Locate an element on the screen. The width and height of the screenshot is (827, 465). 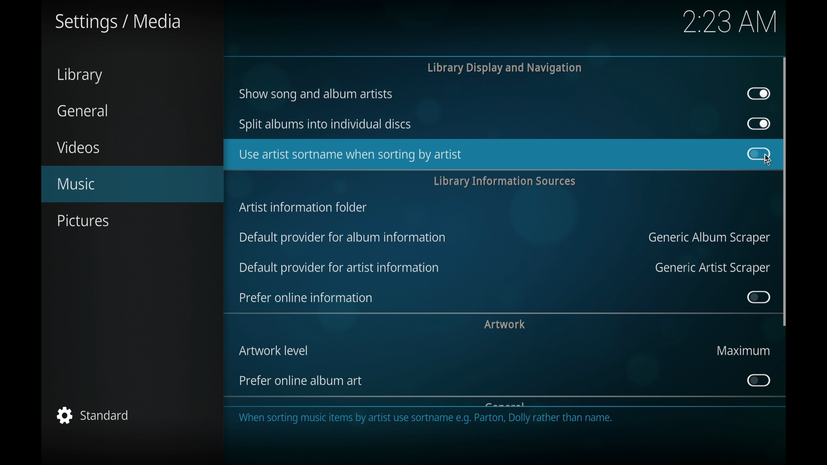
general is located at coordinates (81, 110).